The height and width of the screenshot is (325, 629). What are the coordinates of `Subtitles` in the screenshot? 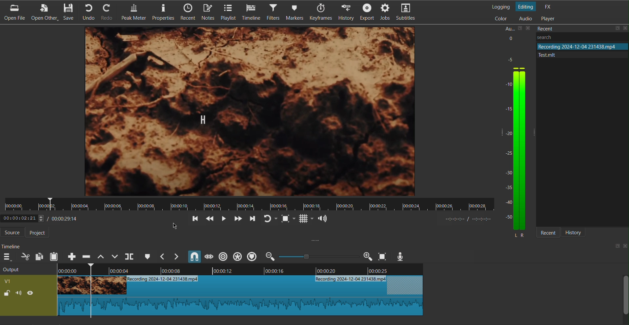 It's located at (408, 13).